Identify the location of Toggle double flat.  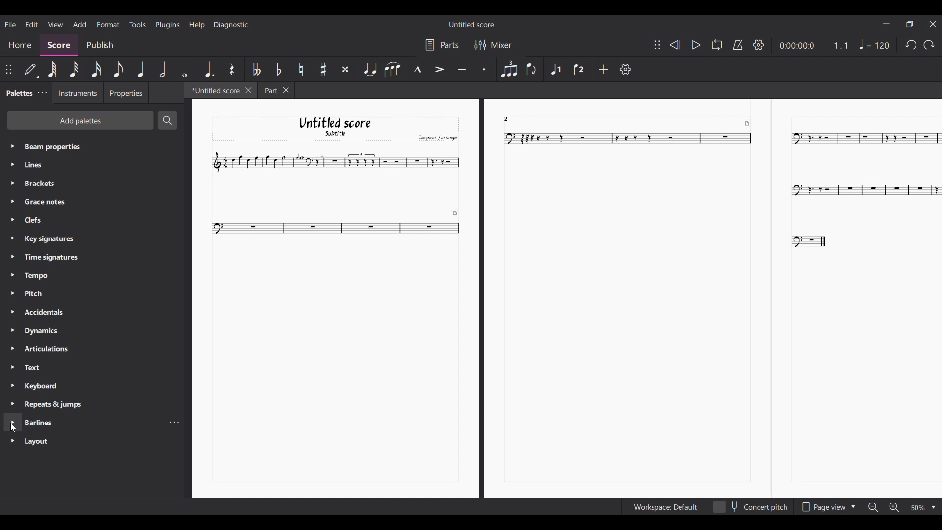
(255, 69).